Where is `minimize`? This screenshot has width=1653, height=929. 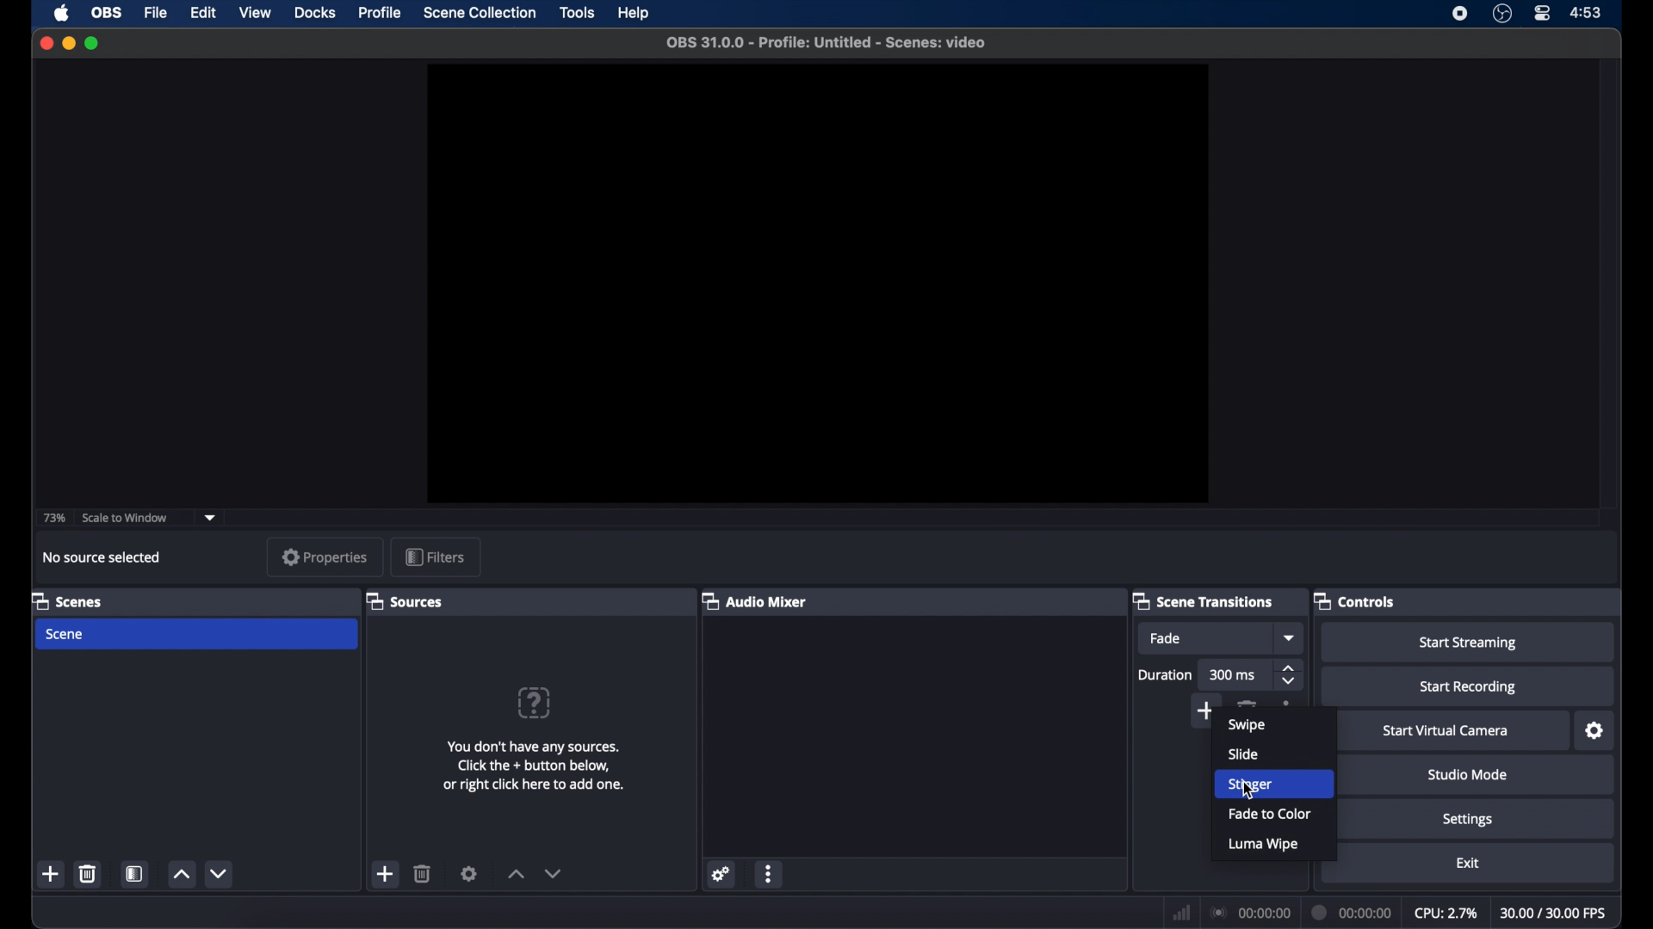
minimize is located at coordinates (68, 43).